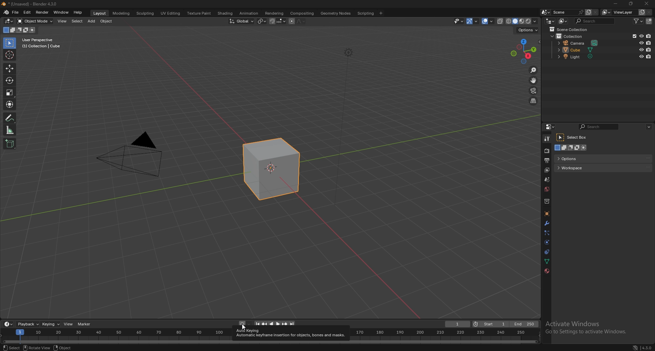  I want to click on select, so click(77, 21).